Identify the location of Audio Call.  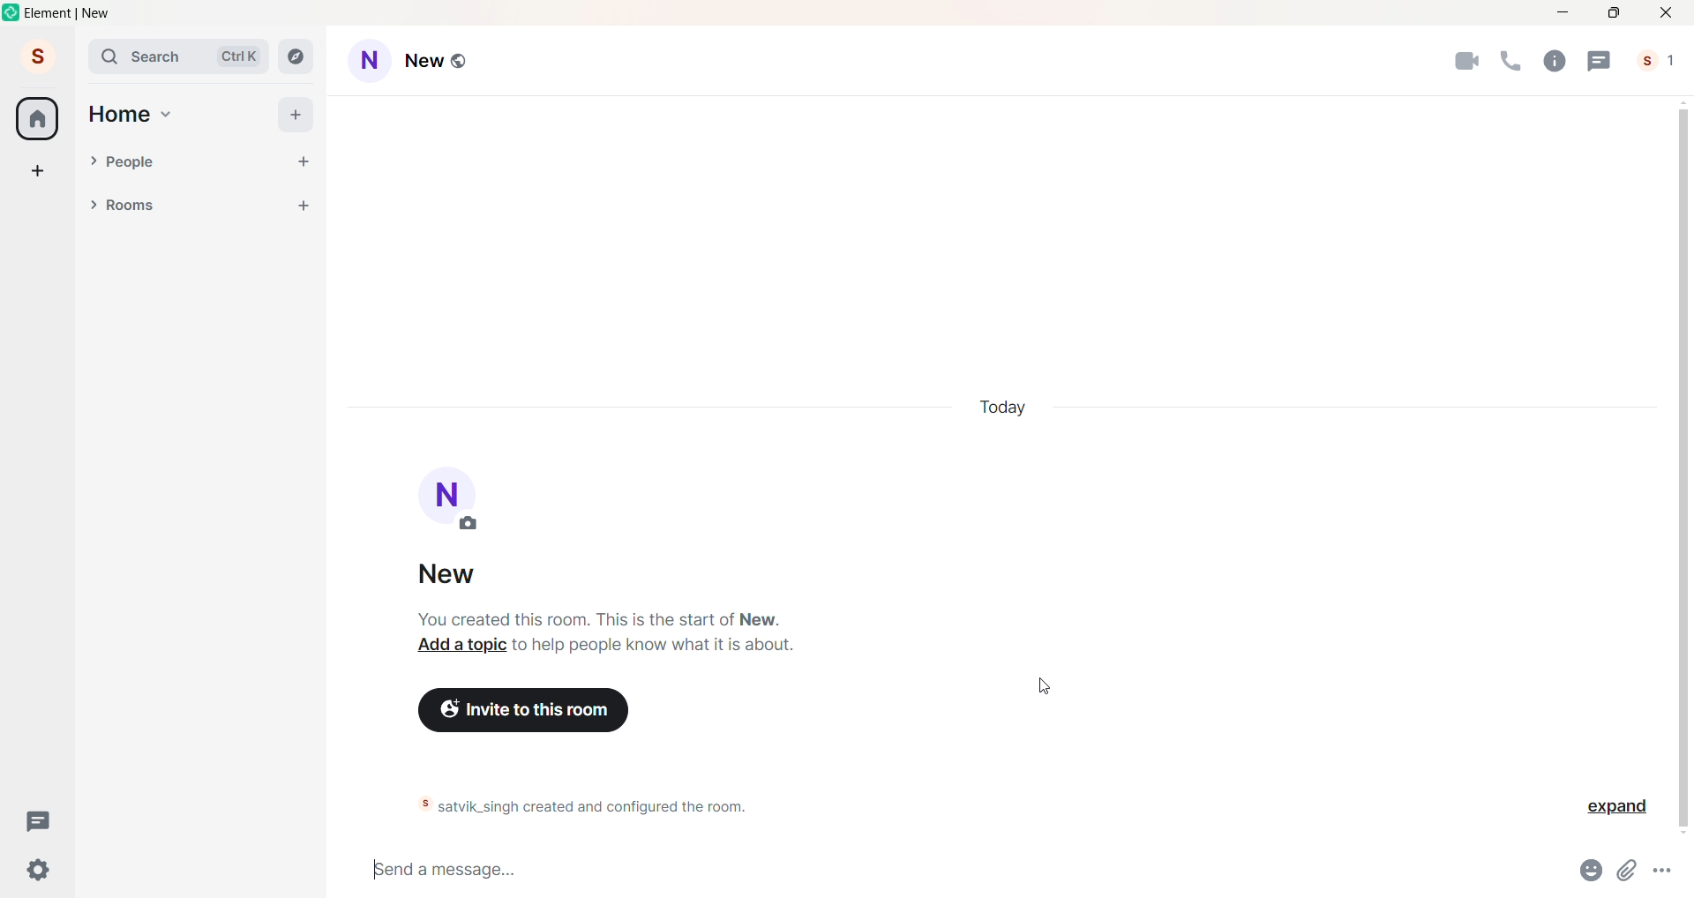
(1512, 61).